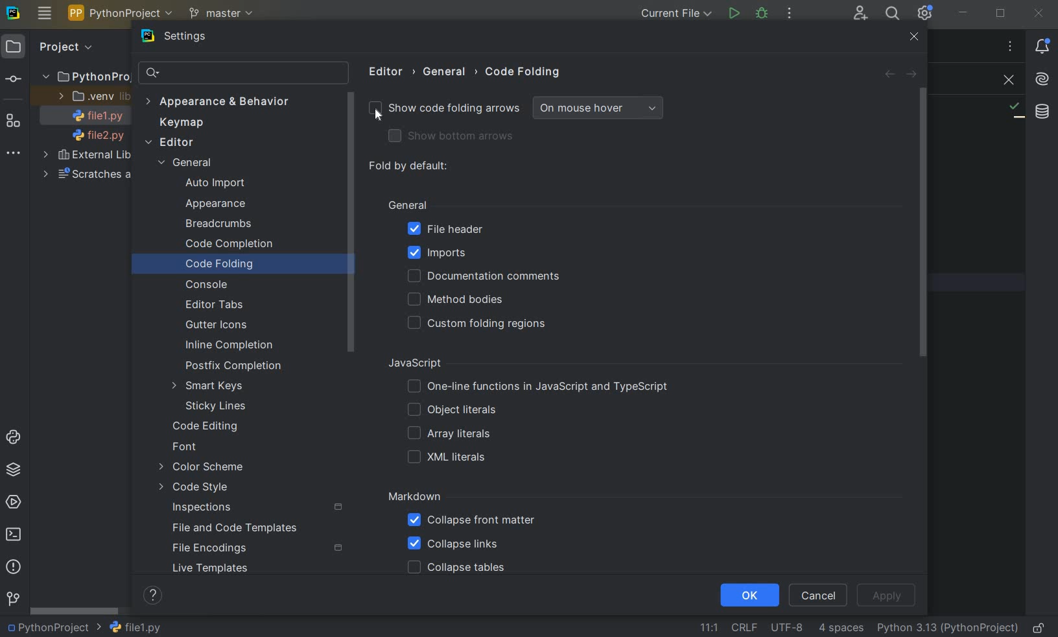  Describe the element at coordinates (1042, 47) in the screenshot. I see `NOTIFICATIONS` at that location.